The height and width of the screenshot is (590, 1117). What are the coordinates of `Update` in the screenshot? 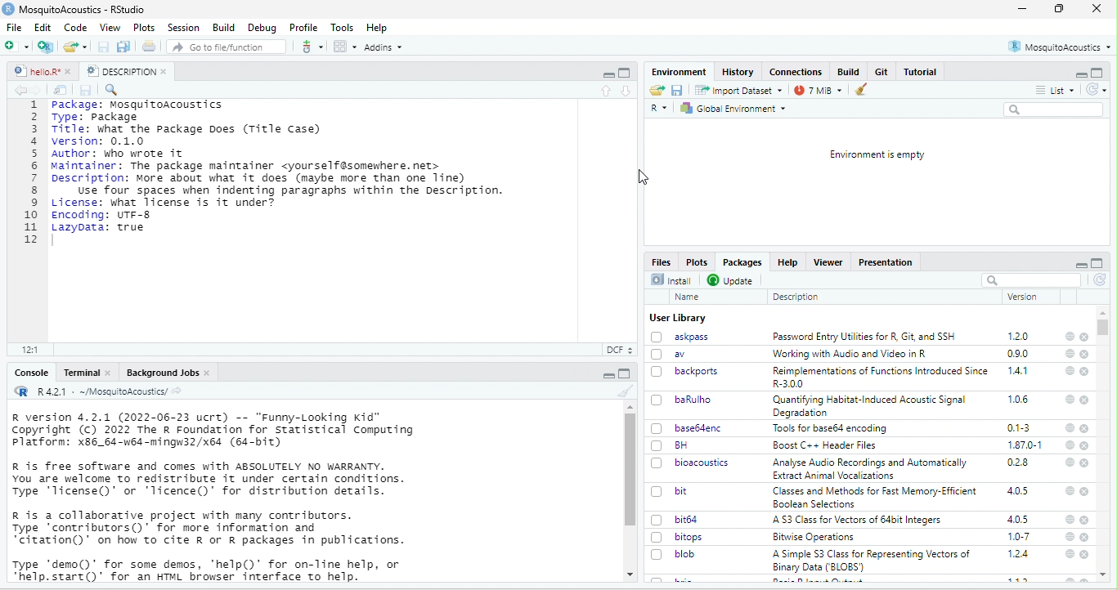 It's located at (731, 279).